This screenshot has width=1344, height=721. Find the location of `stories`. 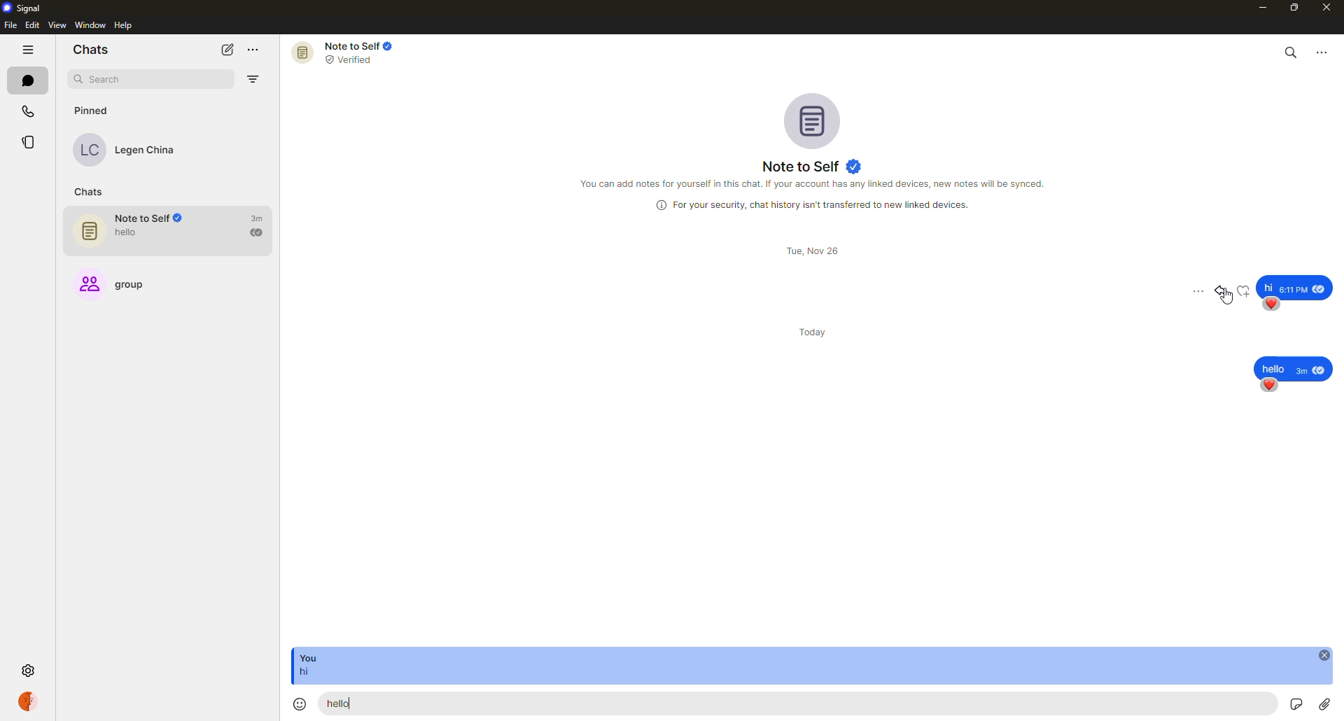

stories is located at coordinates (30, 141).